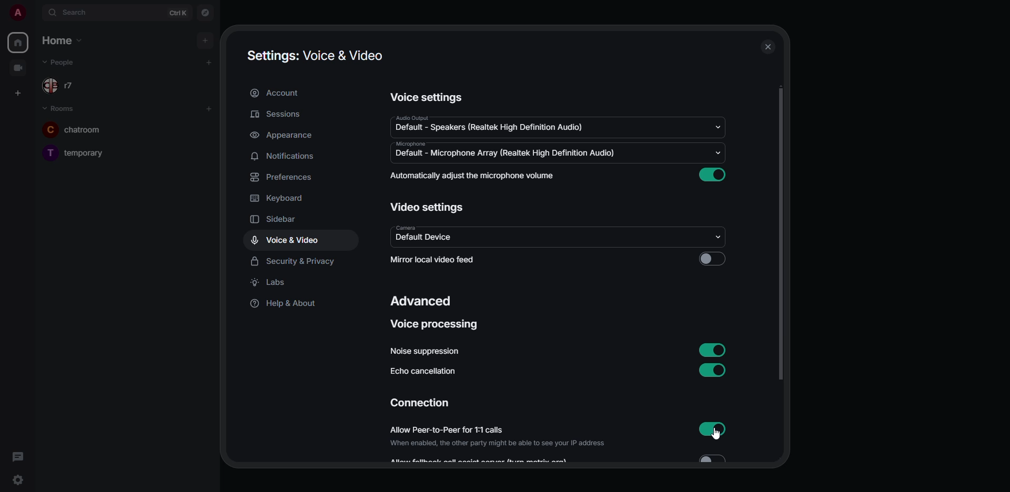 The height and width of the screenshot is (492, 1010). Describe the element at coordinates (287, 240) in the screenshot. I see `voice & video` at that location.